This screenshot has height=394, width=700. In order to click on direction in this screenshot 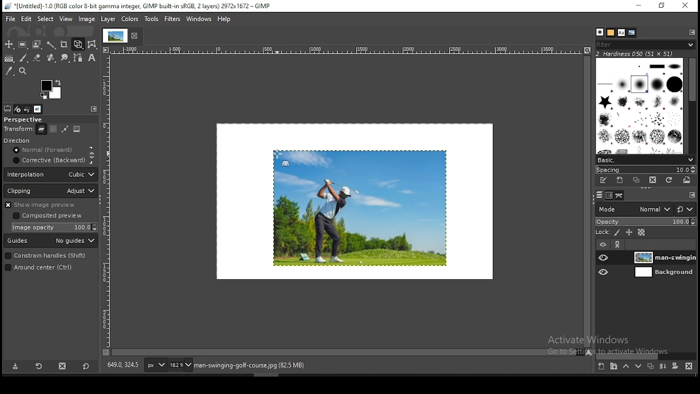, I will do `click(31, 141)`.